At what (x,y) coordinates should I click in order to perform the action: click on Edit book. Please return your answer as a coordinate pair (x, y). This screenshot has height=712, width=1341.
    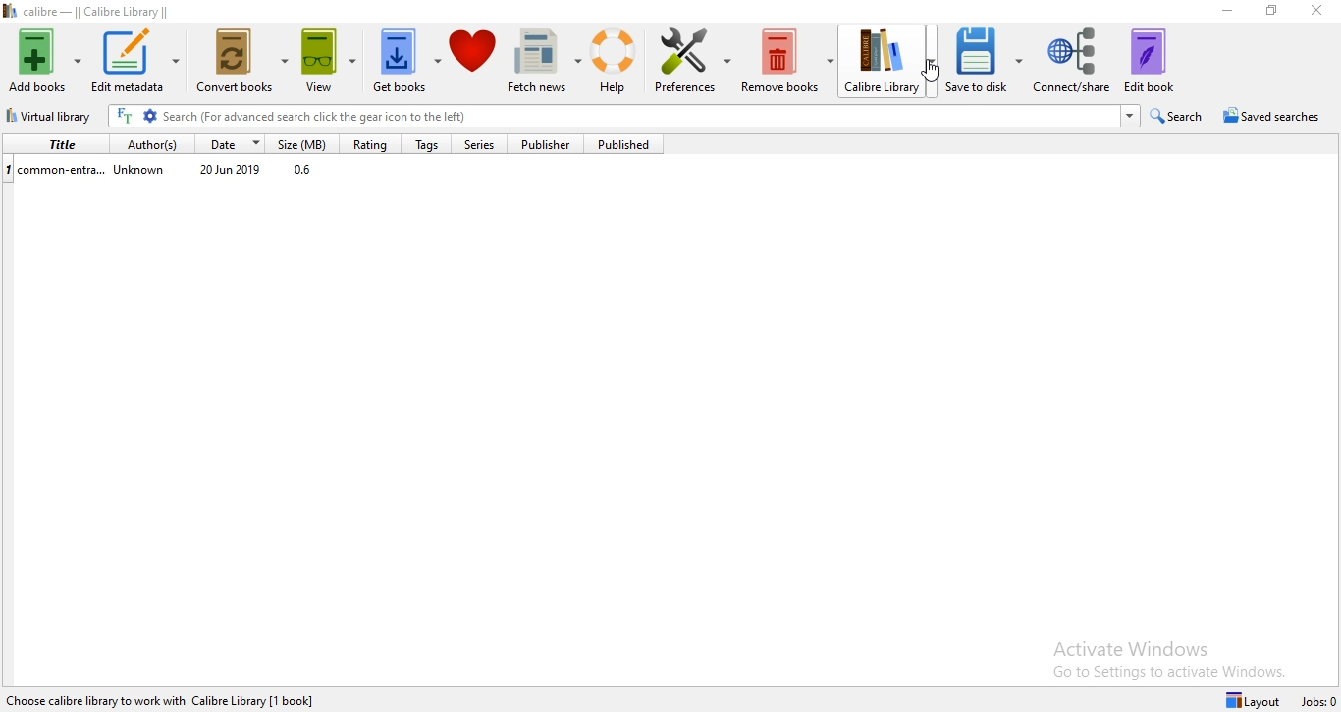
    Looking at the image, I should click on (1159, 59).